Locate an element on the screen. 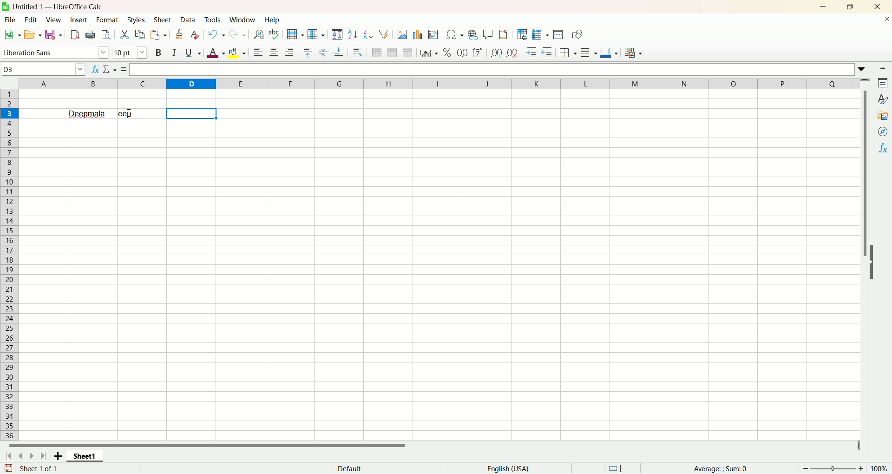 The height and width of the screenshot is (474, 892). Insert image is located at coordinates (402, 34).